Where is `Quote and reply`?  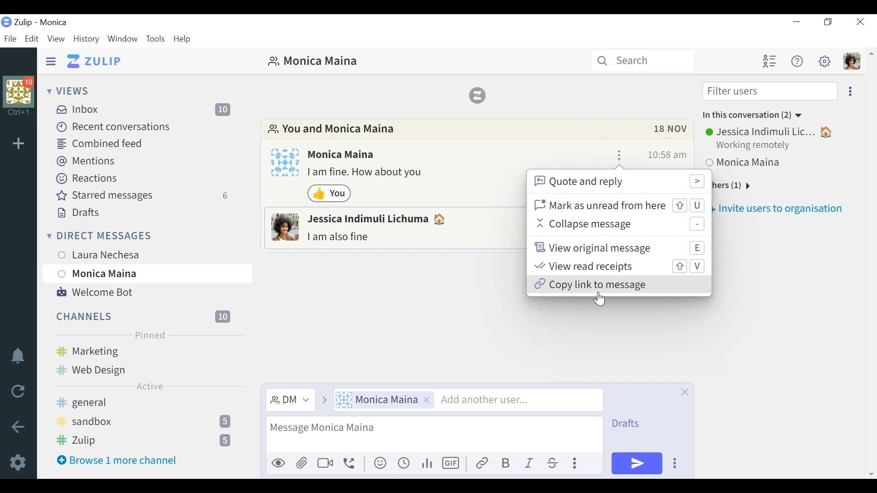
Quote and reply is located at coordinates (618, 182).